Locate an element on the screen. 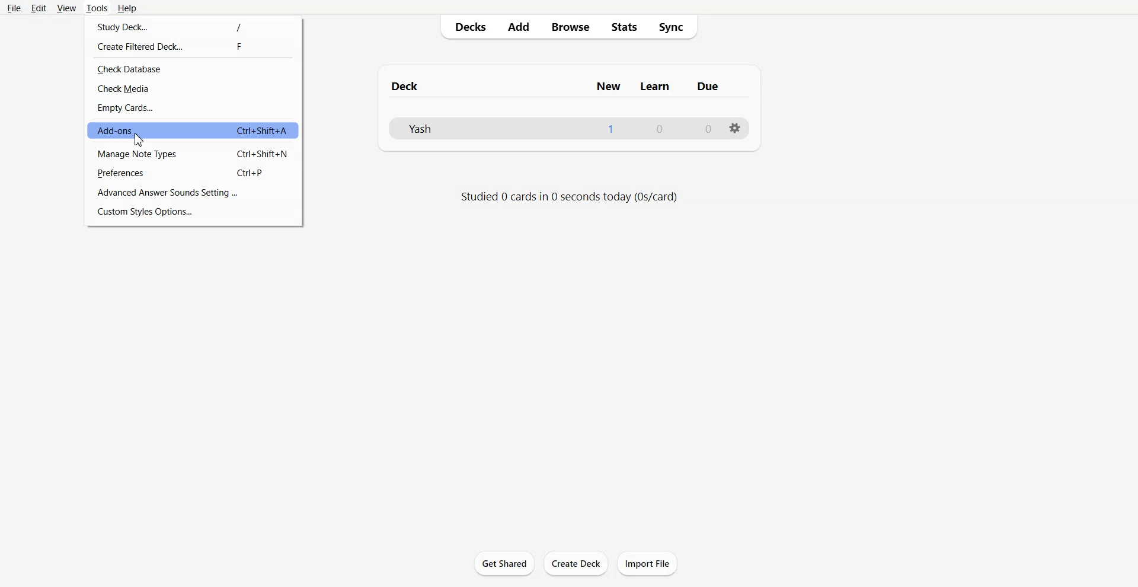  Check Media is located at coordinates (194, 90).